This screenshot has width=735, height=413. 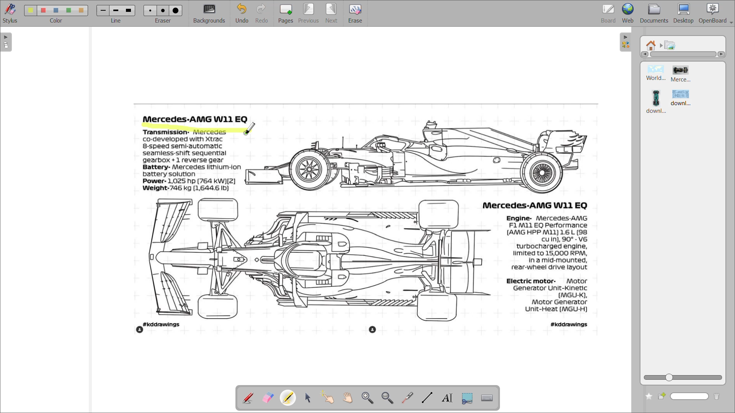 I want to click on color 3, so click(x=57, y=10).